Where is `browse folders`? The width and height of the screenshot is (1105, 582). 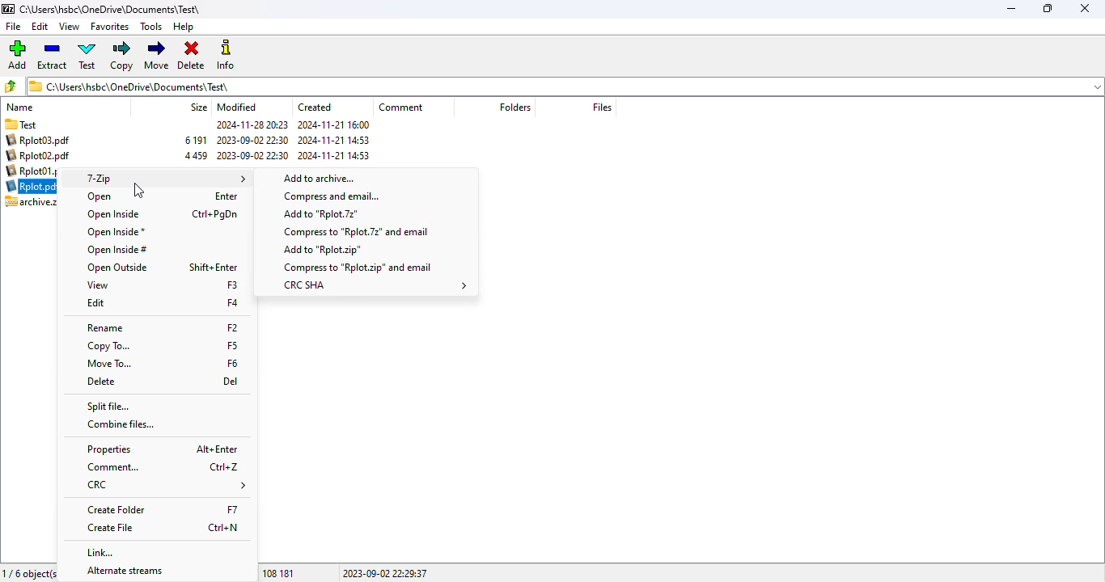
browse folders is located at coordinates (11, 86).